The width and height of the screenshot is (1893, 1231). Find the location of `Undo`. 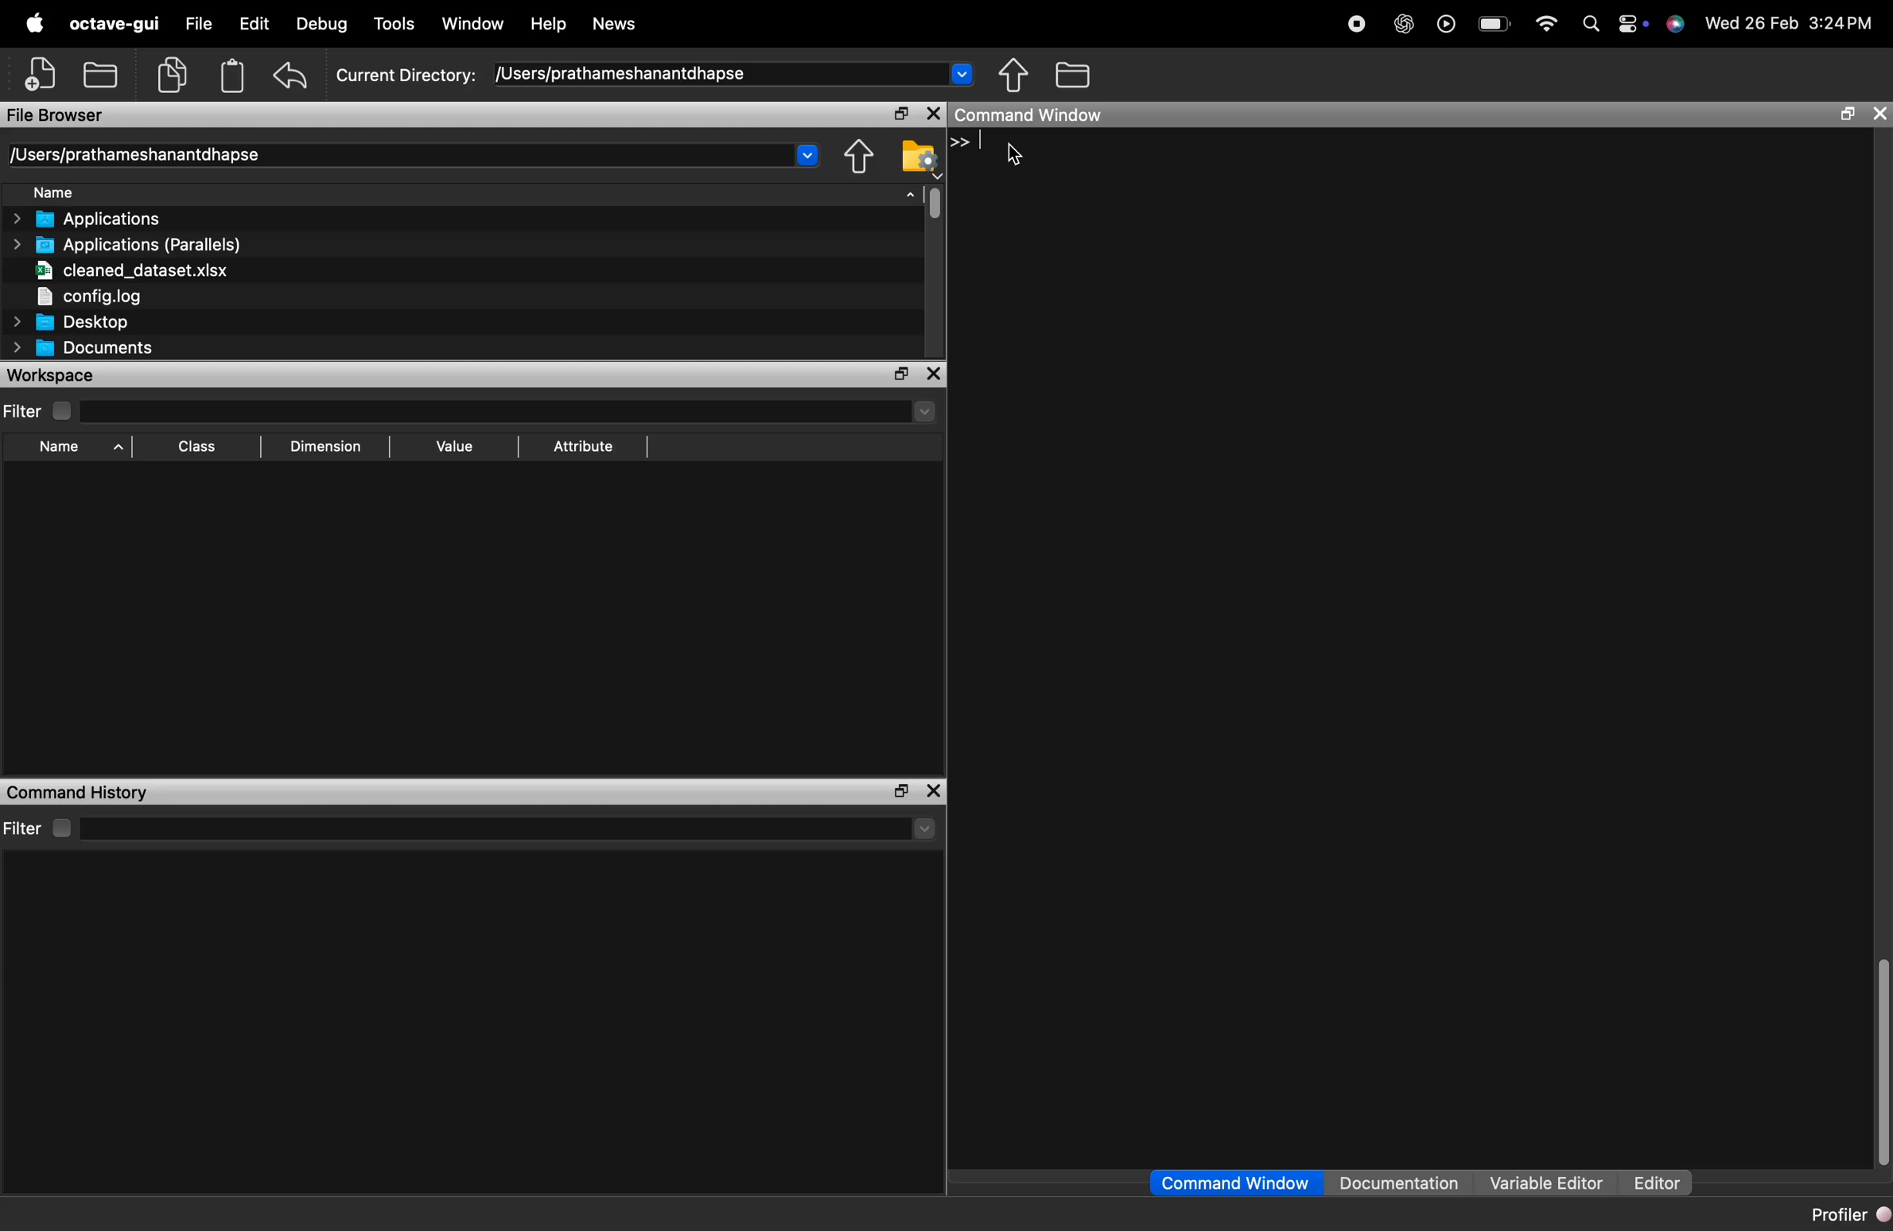

Undo is located at coordinates (290, 78).